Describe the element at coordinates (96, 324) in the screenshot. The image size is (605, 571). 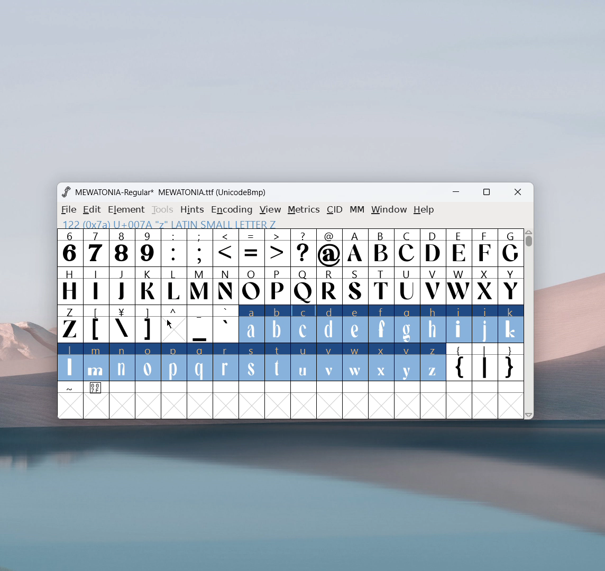
I see `[` at that location.